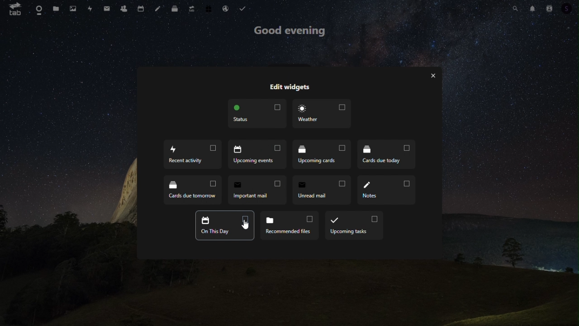 The height and width of the screenshot is (326, 579). Describe the element at coordinates (123, 9) in the screenshot. I see `Contacts` at that location.